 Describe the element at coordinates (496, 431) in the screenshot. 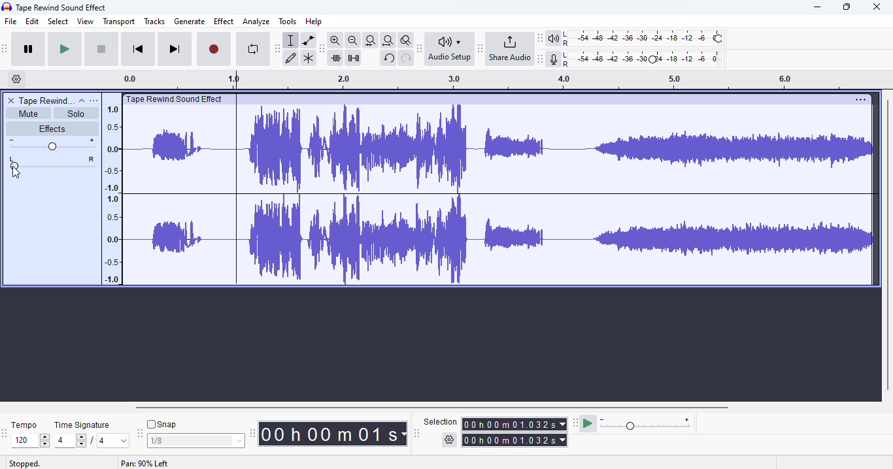

I see `selection` at that location.